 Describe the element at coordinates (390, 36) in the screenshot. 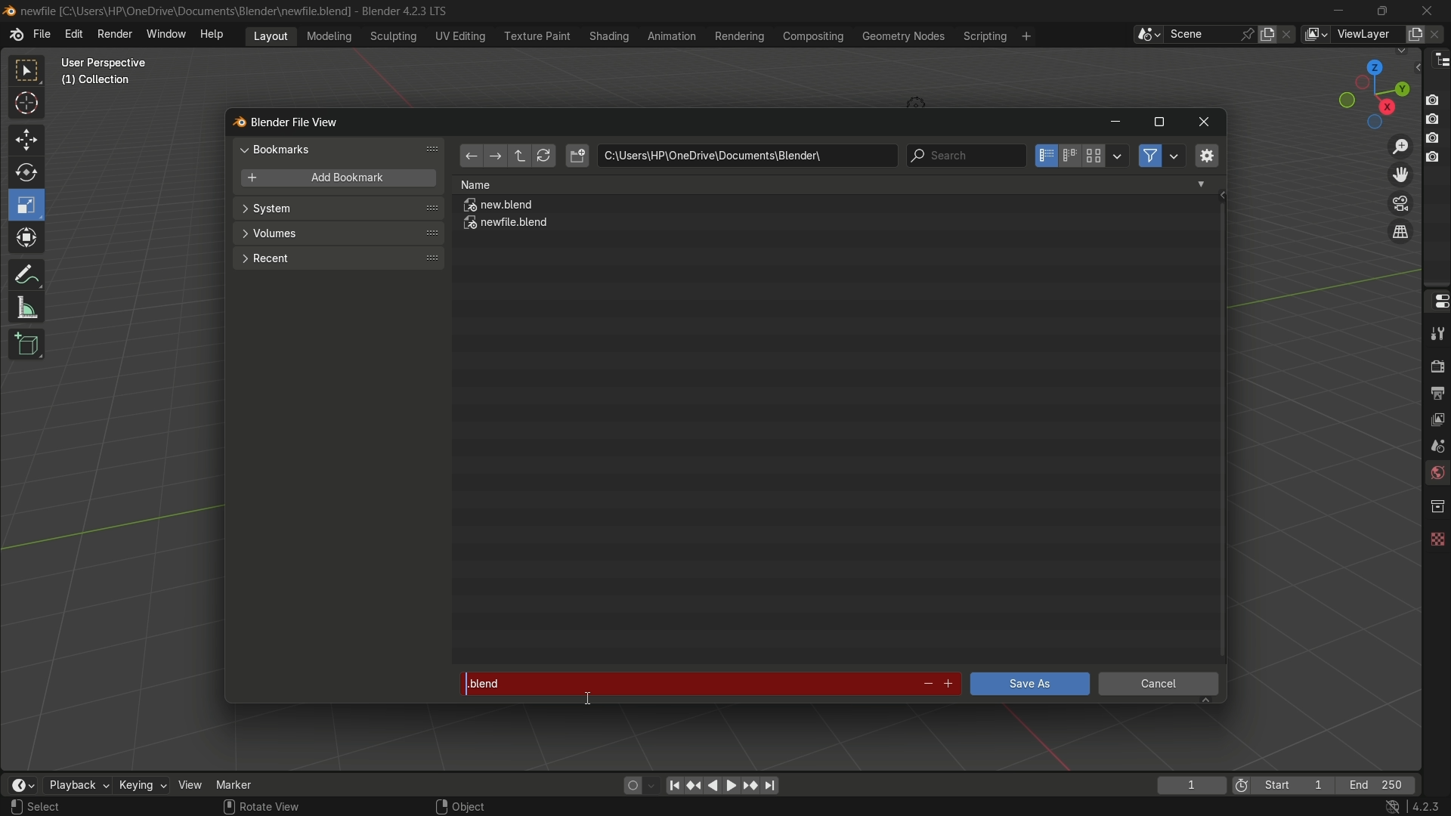

I see `sculpting menu` at that location.